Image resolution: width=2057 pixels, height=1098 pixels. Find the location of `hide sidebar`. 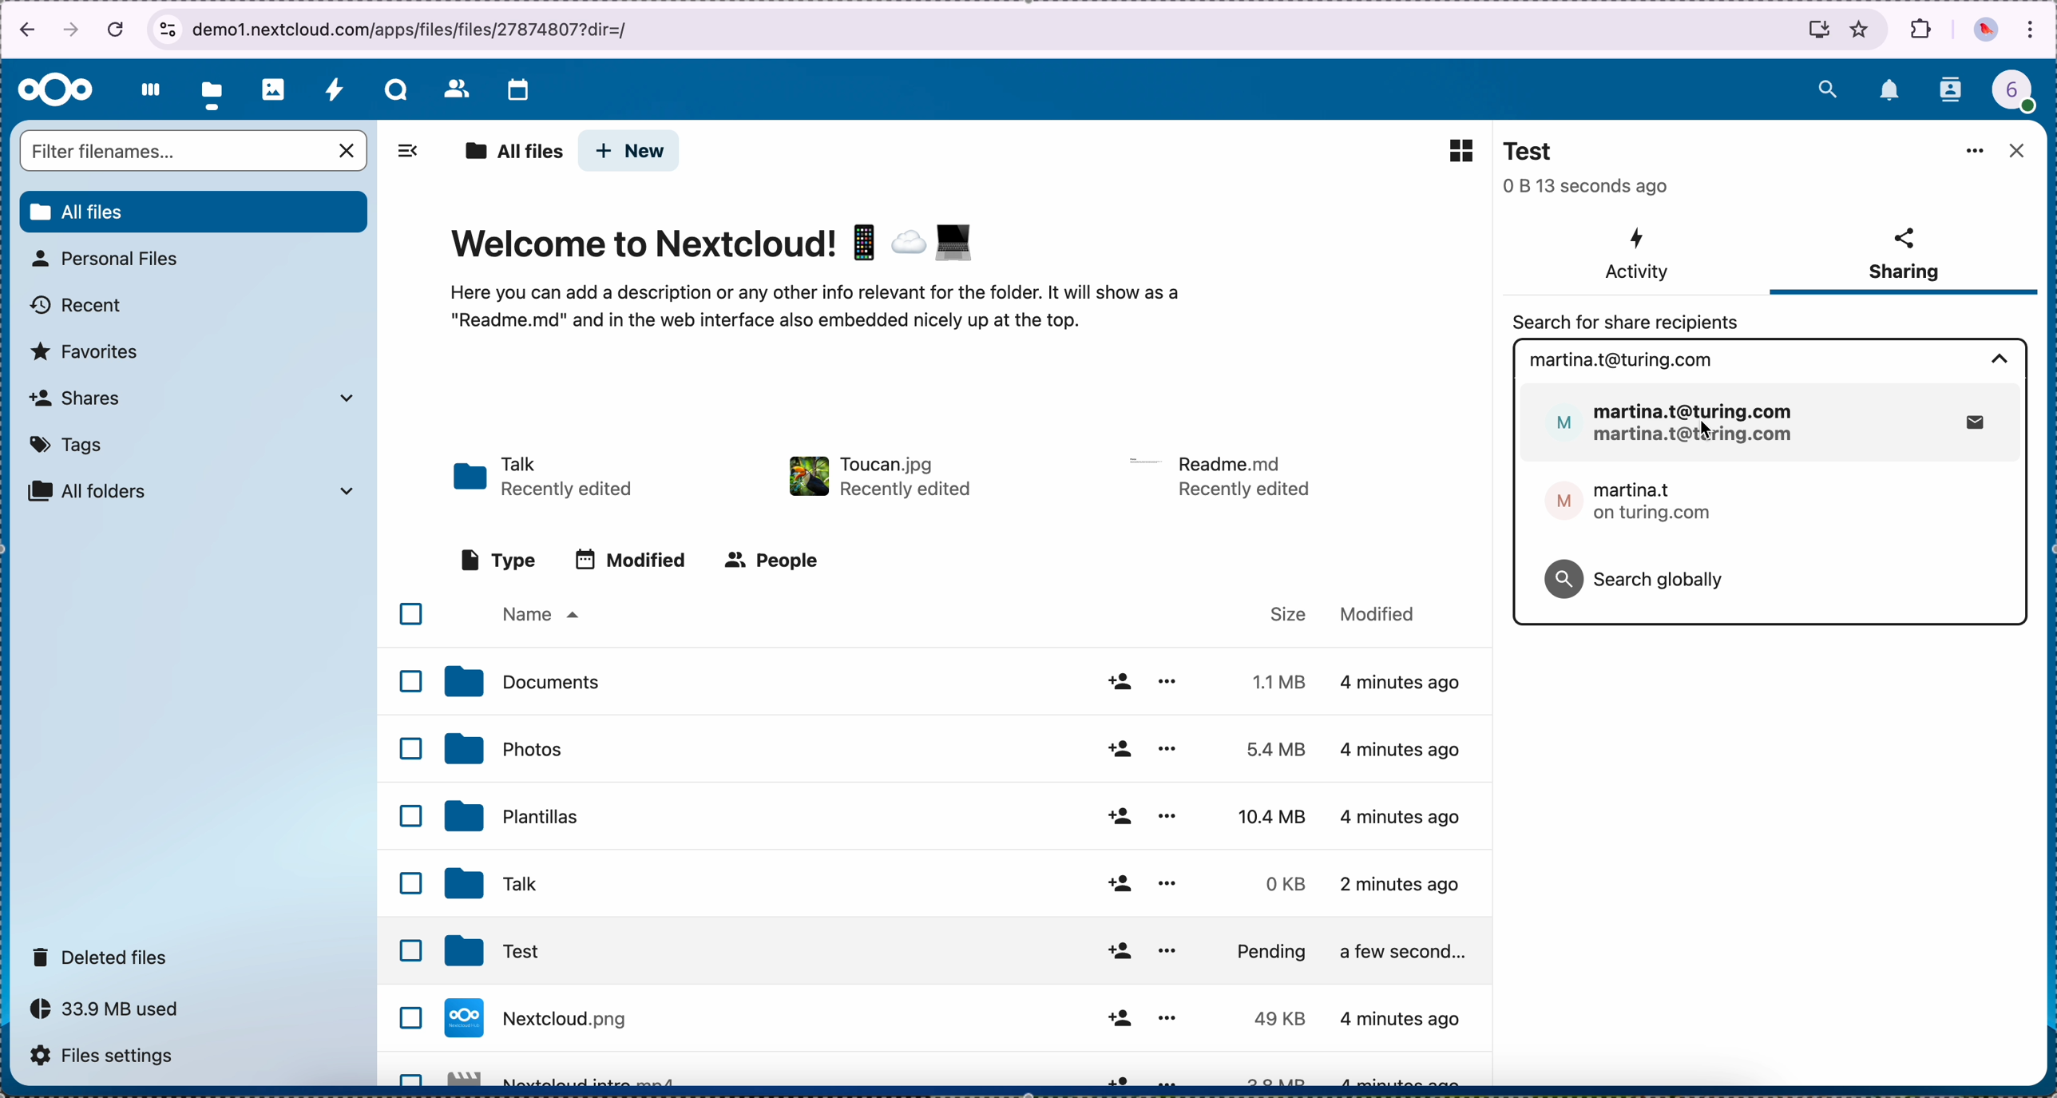

hide sidebar is located at coordinates (403, 157).